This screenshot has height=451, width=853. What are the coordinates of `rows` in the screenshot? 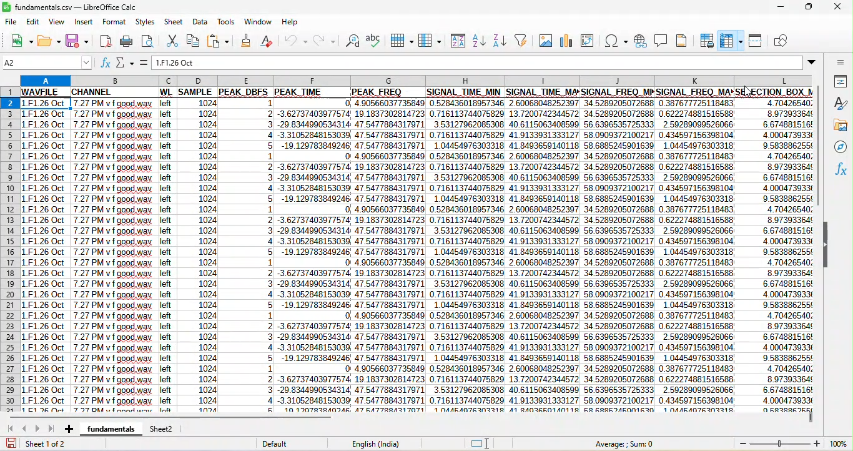 It's located at (402, 40).